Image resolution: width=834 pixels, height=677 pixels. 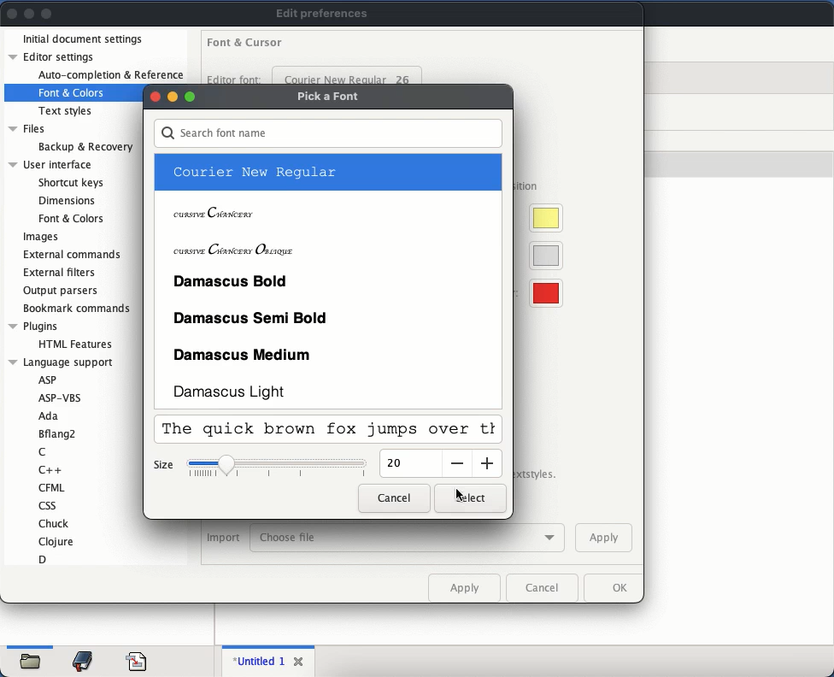 What do you see at coordinates (236, 79) in the screenshot?
I see `editor font` at bounding box center [236, 79].